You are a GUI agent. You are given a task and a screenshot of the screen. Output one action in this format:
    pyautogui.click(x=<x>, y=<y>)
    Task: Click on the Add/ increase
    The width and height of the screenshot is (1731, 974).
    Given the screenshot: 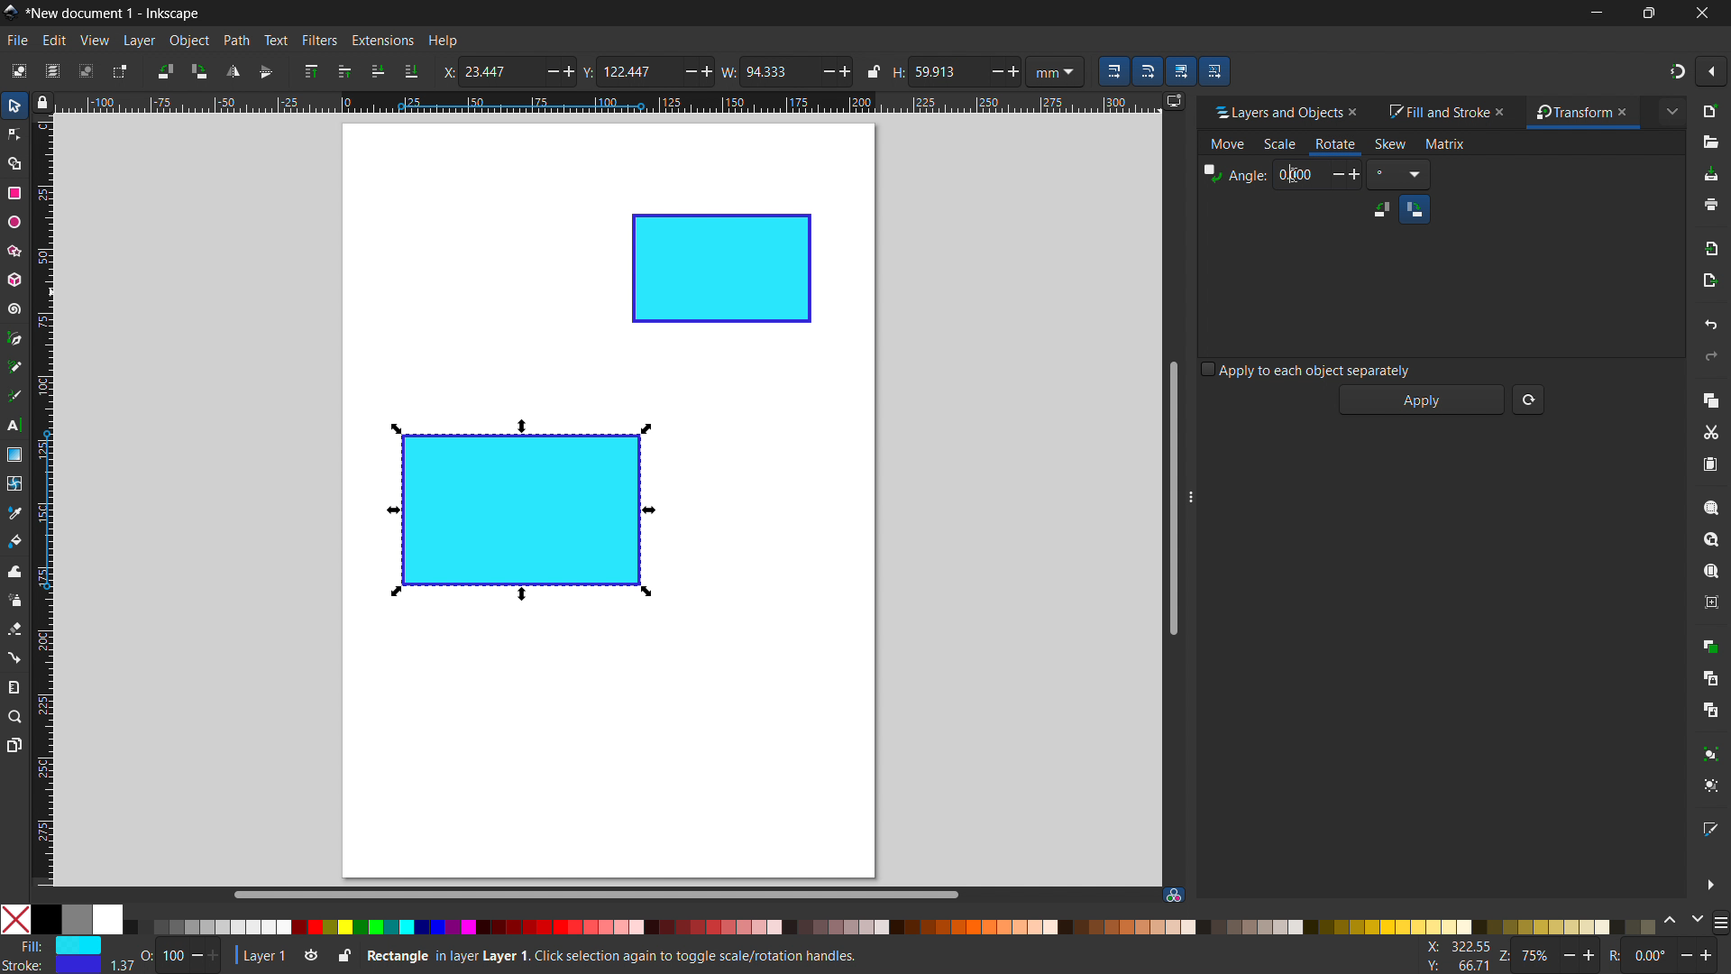 What is the action you would take?
    pyautogui.click(x=844, y=70)
    